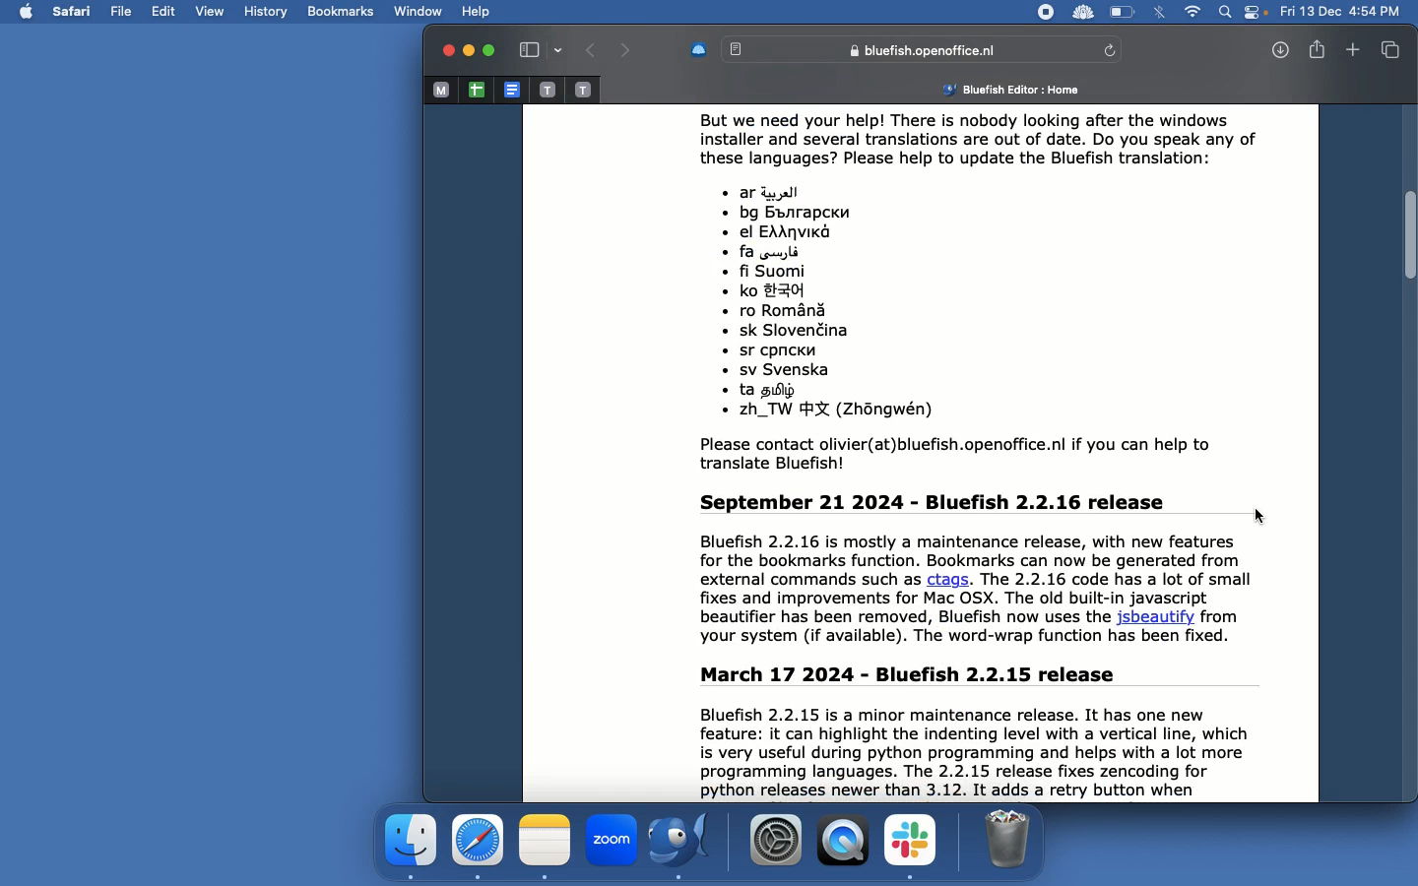 The width and height of the screenshot is (1418, 886). What do you see at coordinates (476, 90) in the screenshot?
I see `Google sheet tab` at bounding box center [476, 90].